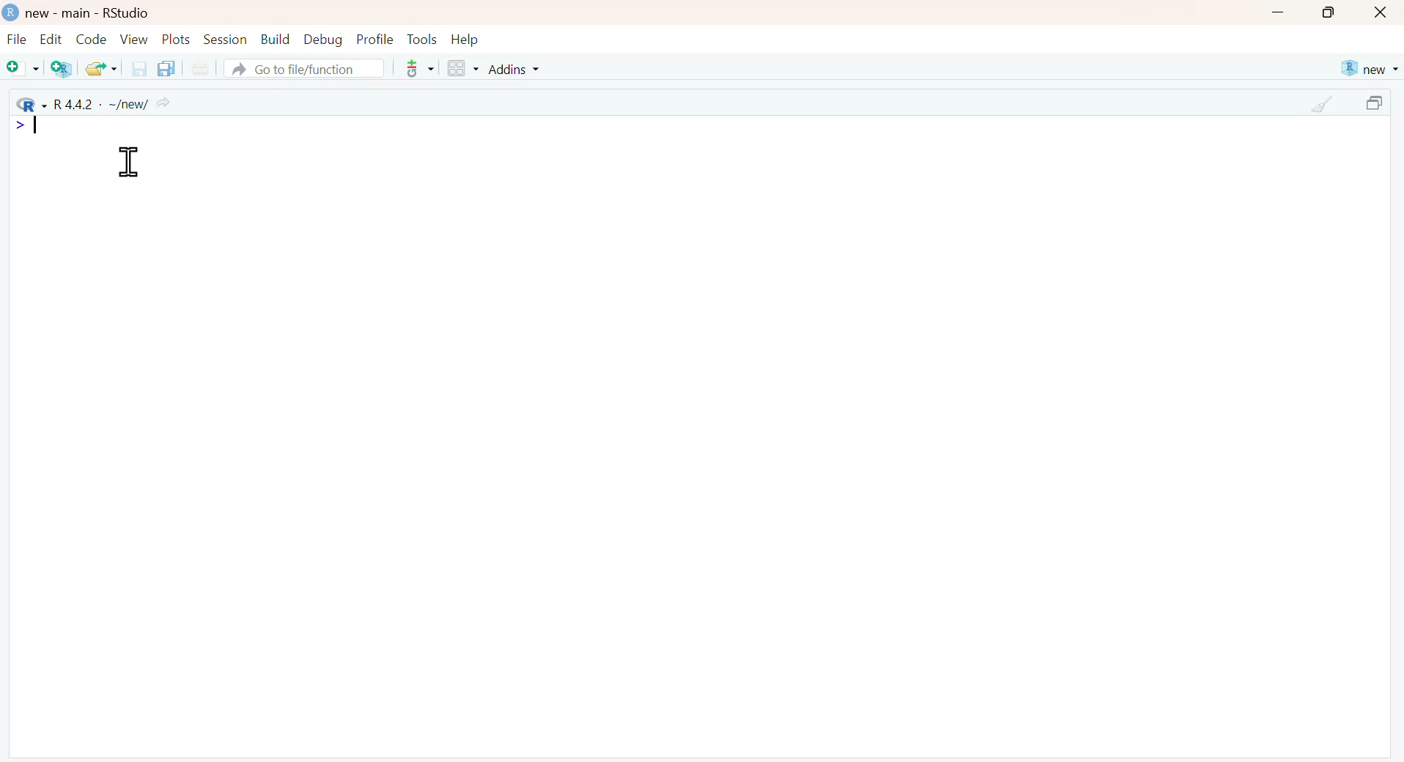 The width and height of the screenshot is (1404, 762). I want to click on Addins, so click(517, 69).